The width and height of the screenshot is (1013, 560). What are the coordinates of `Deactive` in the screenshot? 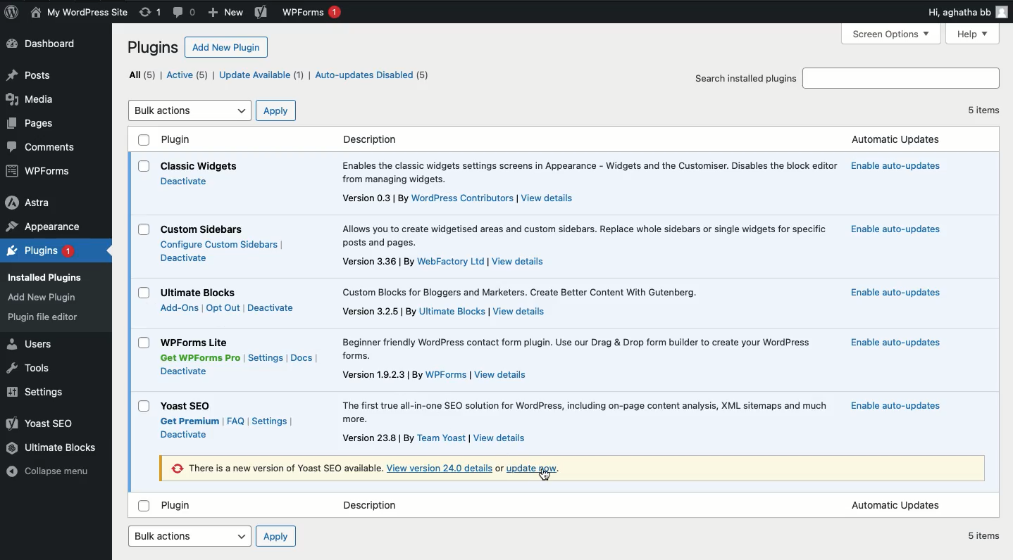 It's located at (185, 371).